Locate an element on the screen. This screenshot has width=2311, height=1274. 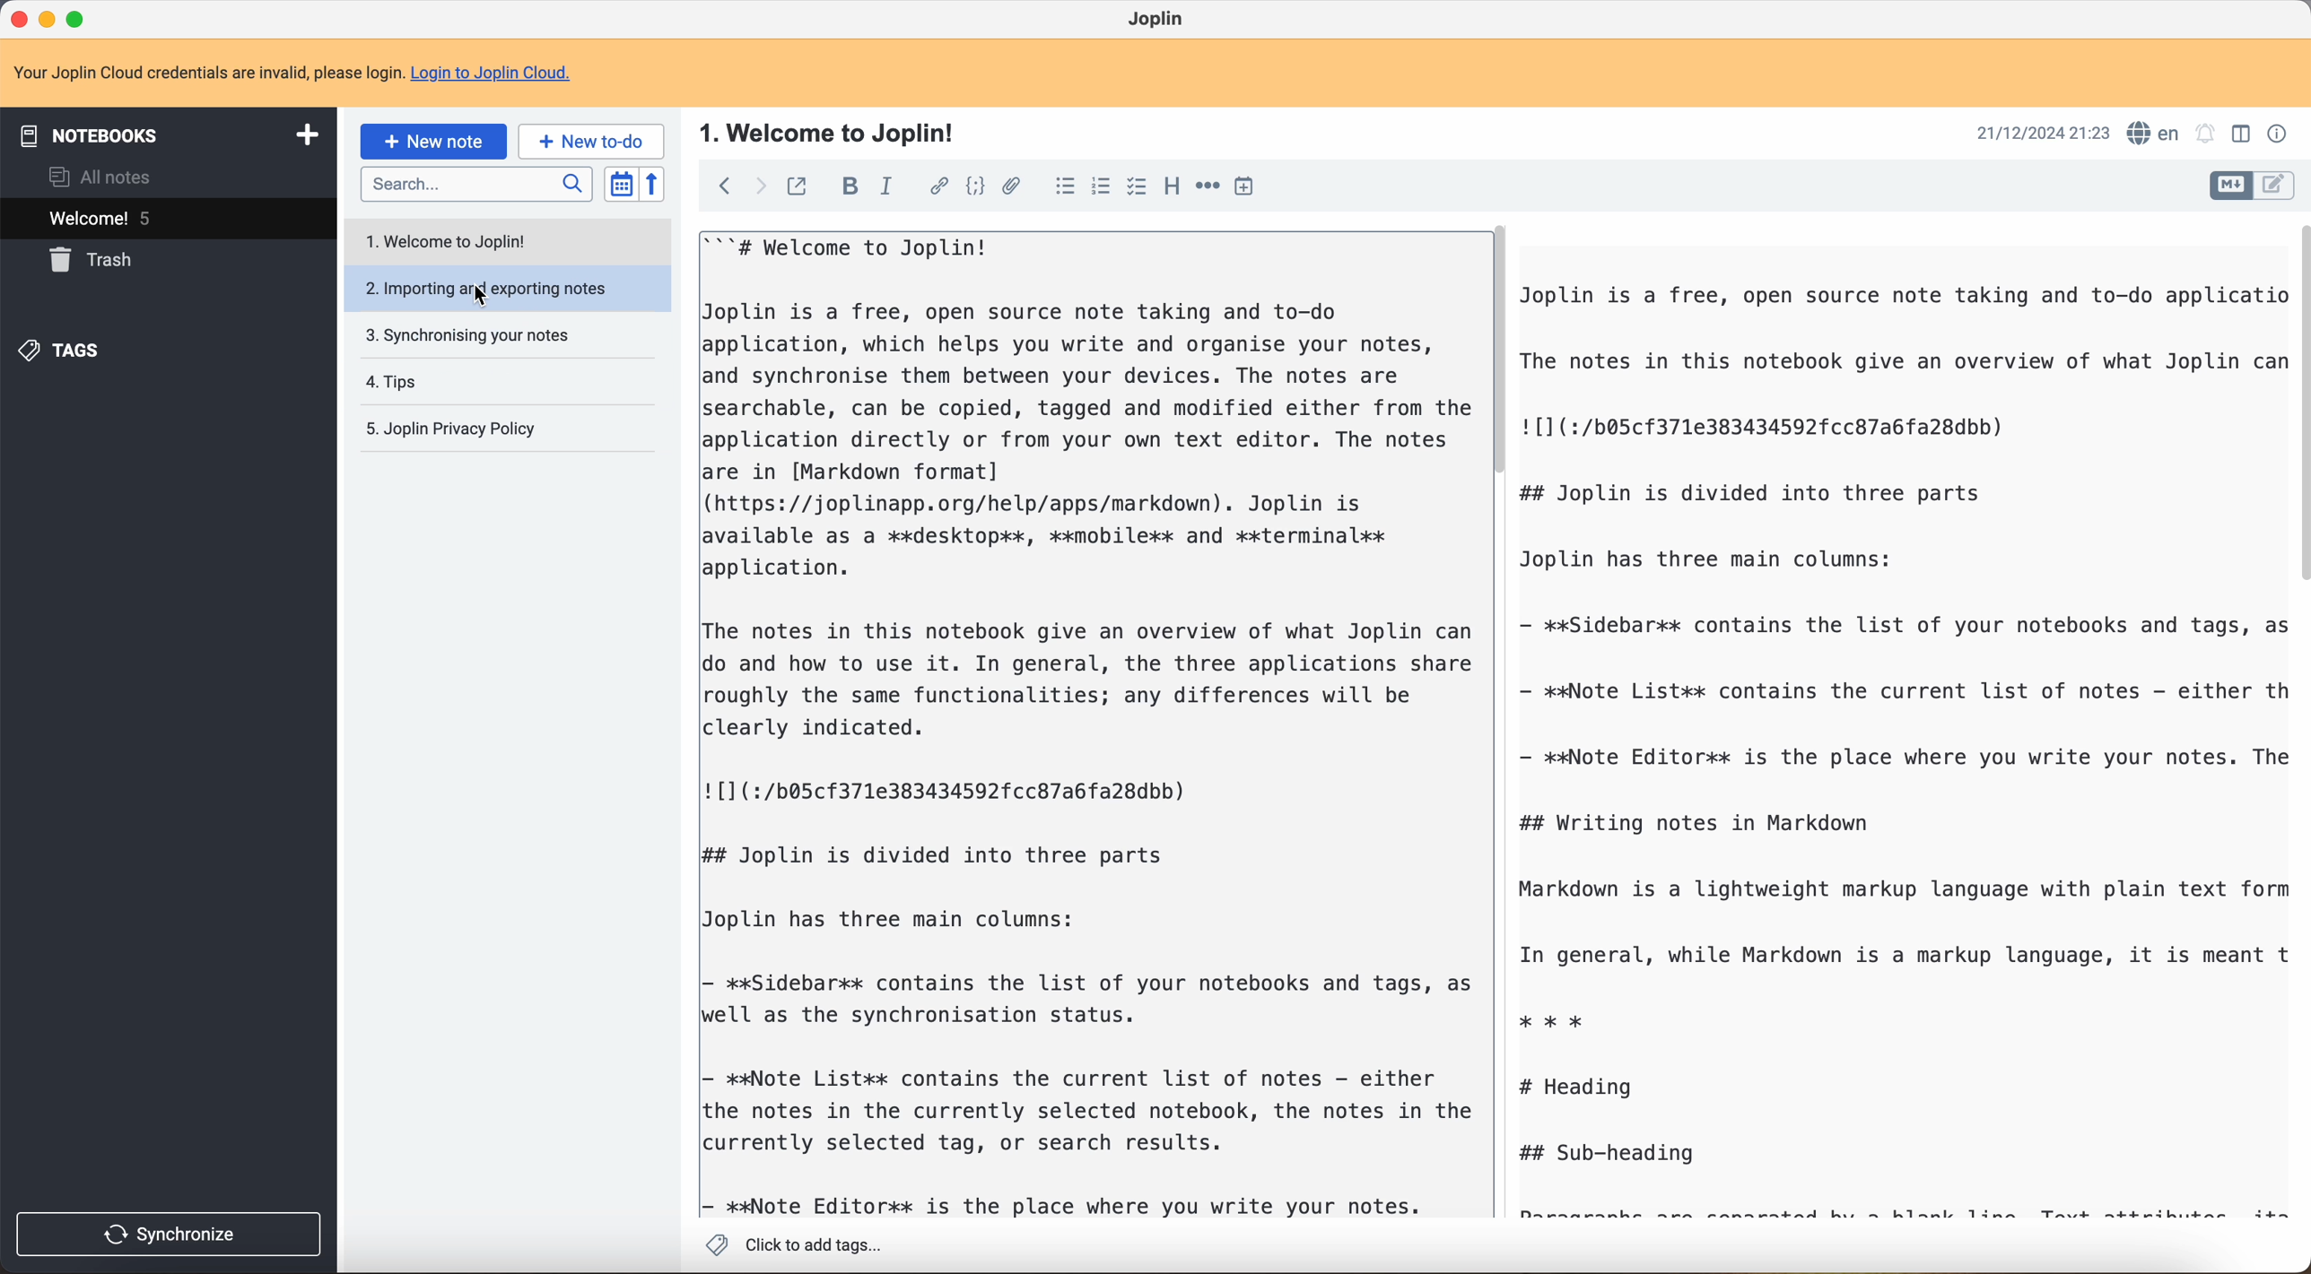
toggle editor layout is located at coordinates (2237, 134).